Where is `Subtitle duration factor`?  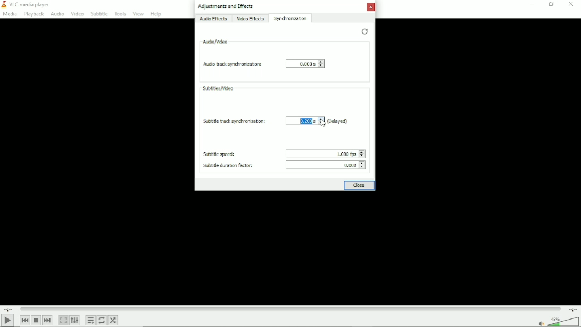 Subtitle duration factor is located at coordinates (227, 166).